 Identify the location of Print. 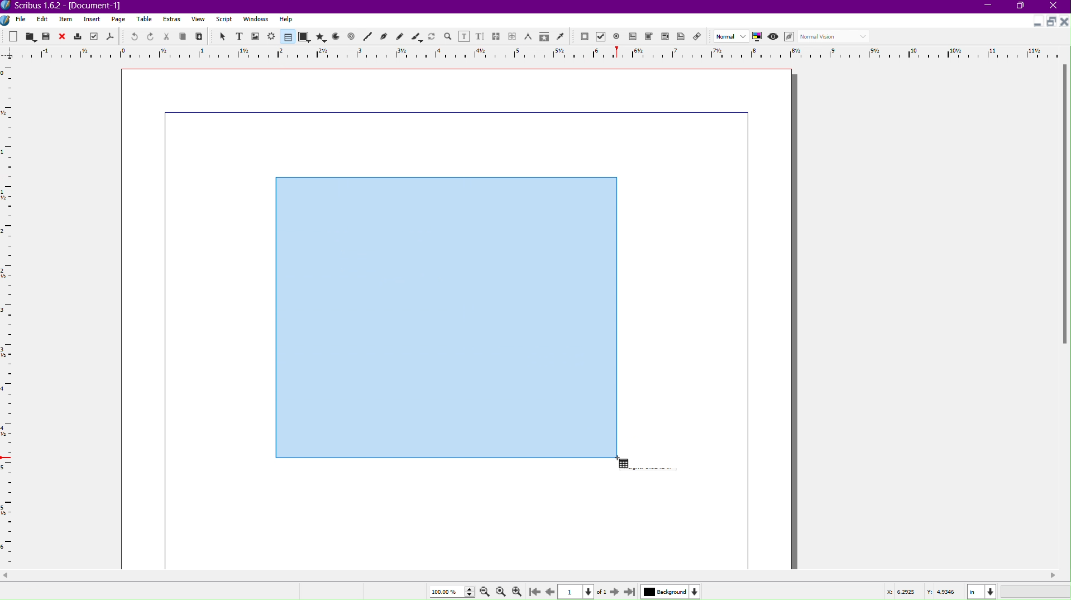
(78, 36).